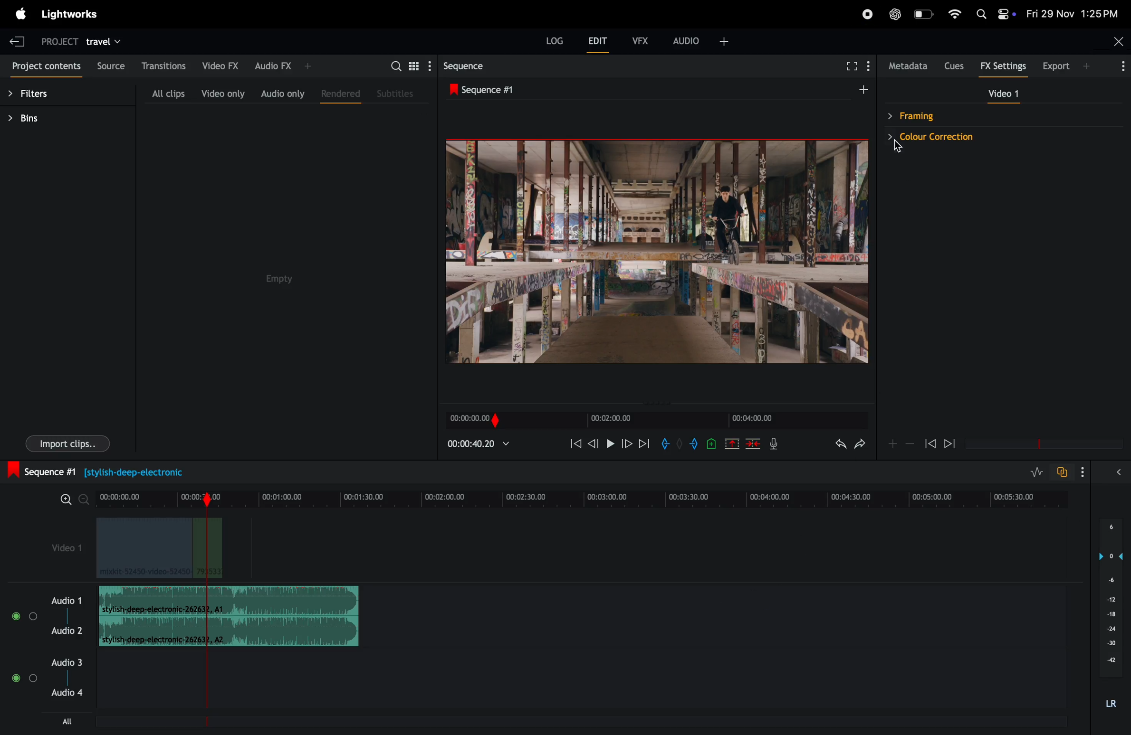 The width and height of the screenshot is (1131, 735). Describe the element at coordinates (111, 66) in the screenshot. I see `source` at that location.